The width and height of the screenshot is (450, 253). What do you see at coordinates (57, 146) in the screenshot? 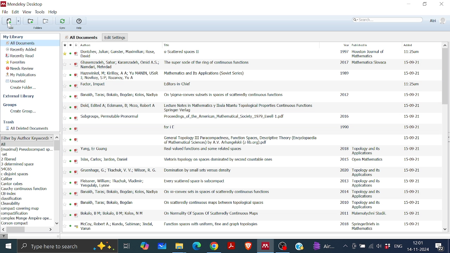
I see `Vertical scrollbar for filter by author keyword` at bounding box center [57, 146].